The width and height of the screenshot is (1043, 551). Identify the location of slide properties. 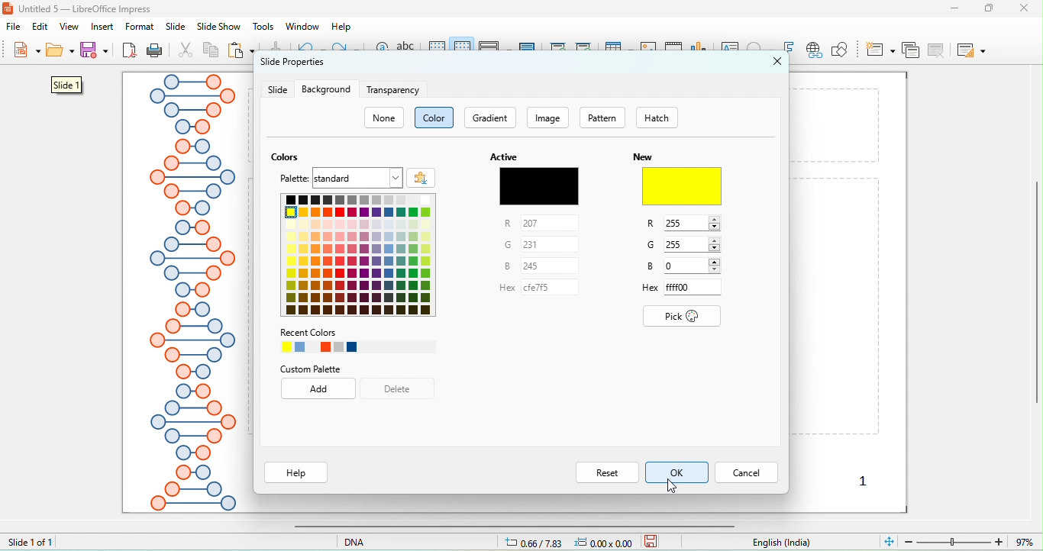
(292, 66).